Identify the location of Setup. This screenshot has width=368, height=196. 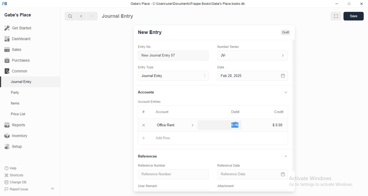
(16, 147).